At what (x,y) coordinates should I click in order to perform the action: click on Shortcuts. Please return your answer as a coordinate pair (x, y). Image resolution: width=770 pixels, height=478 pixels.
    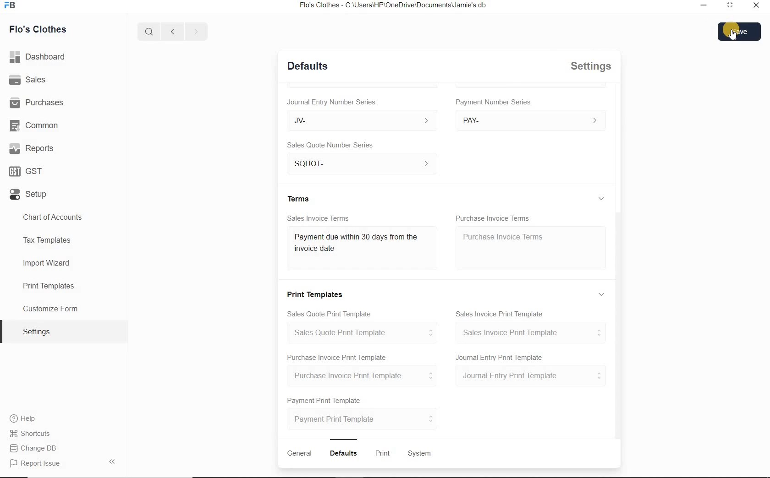
    Looking at the image, I should click on (31, 434).